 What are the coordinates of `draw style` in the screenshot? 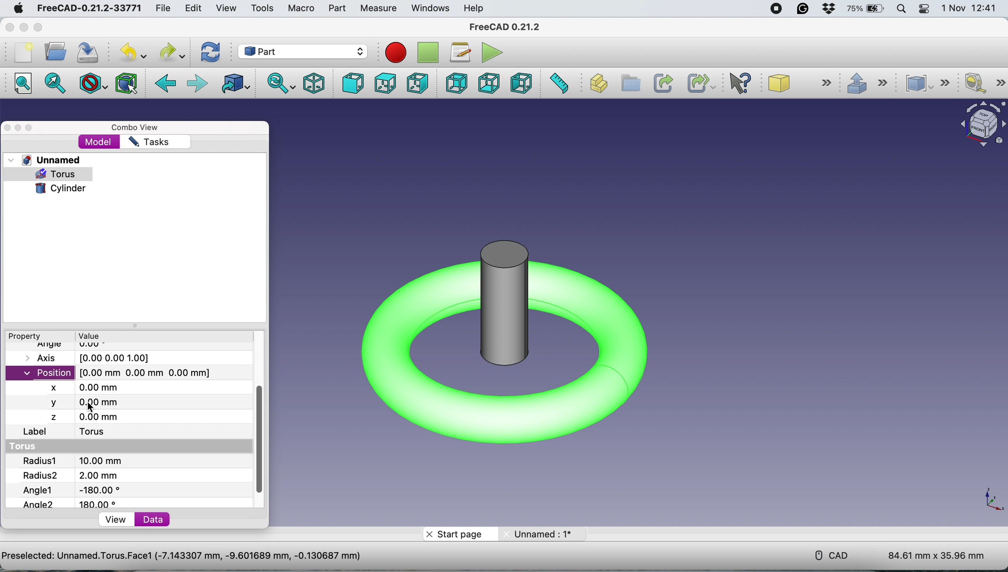 It's located at (95, 82).